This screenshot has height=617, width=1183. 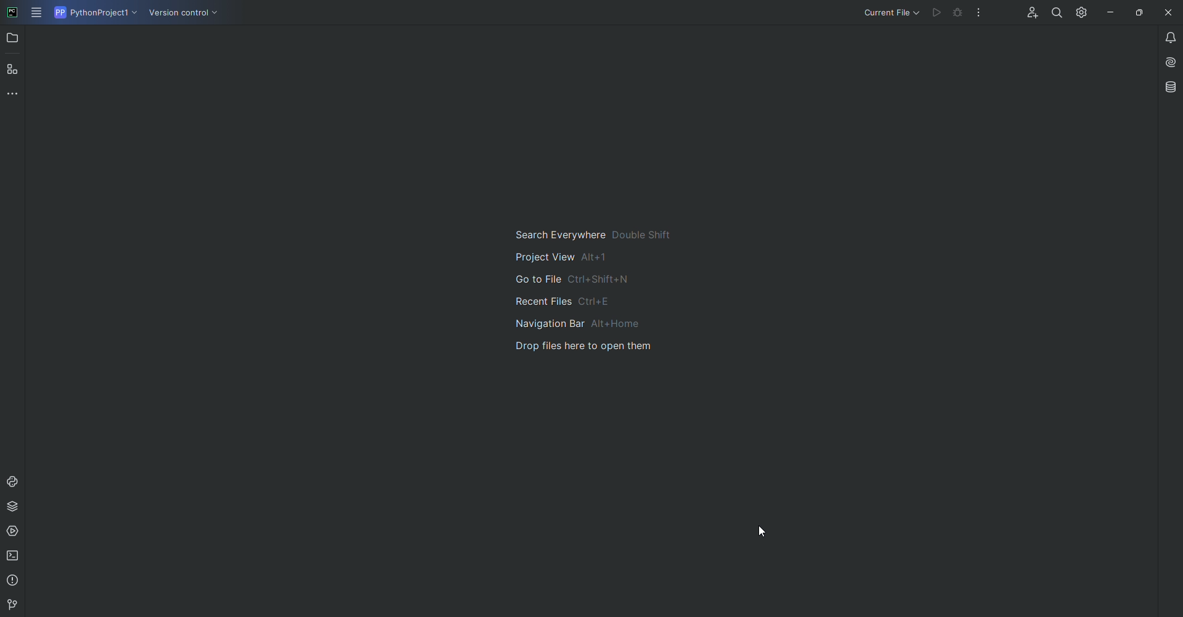 What do you see at coordinates (1079, 12) in the screenshot?
I see `Settings` at bounding box center [1079, 12].